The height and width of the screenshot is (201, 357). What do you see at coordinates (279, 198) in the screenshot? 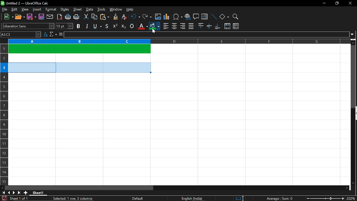
I see `Average:;Sum: 0` at bounding box center [279, 198].